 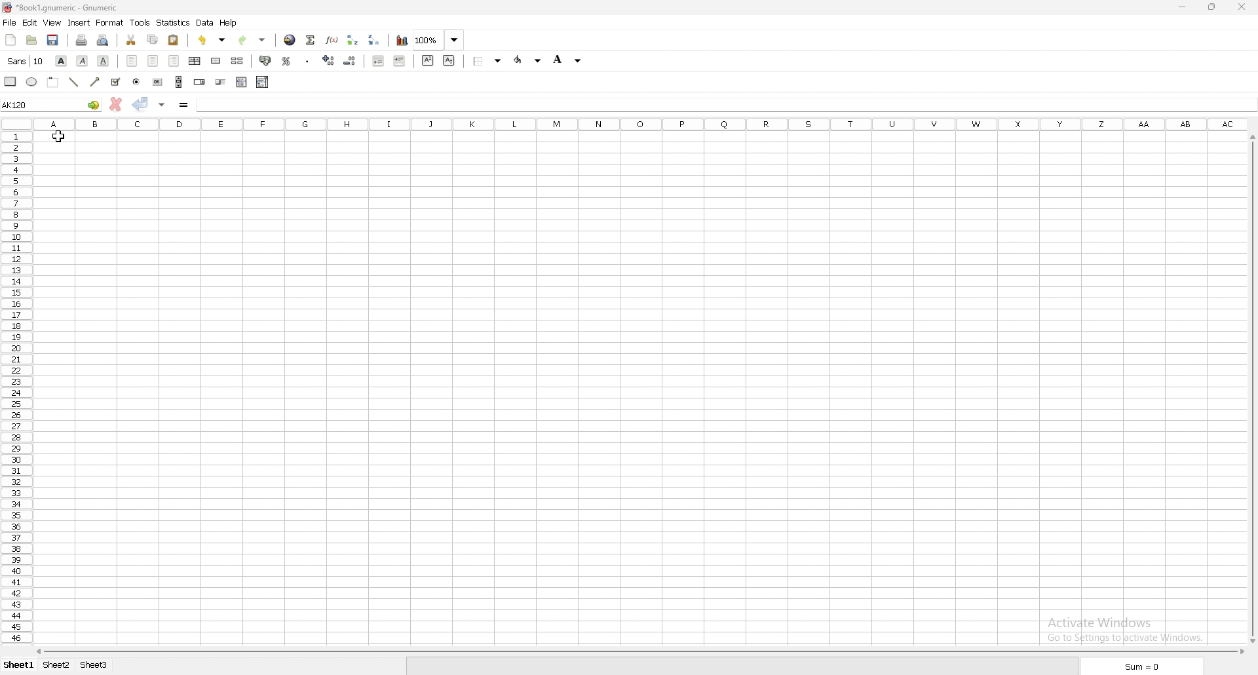 What do you see at coordinates (31, 22) in the screenshot?
I see `edit` at bounding box center [31, 22].